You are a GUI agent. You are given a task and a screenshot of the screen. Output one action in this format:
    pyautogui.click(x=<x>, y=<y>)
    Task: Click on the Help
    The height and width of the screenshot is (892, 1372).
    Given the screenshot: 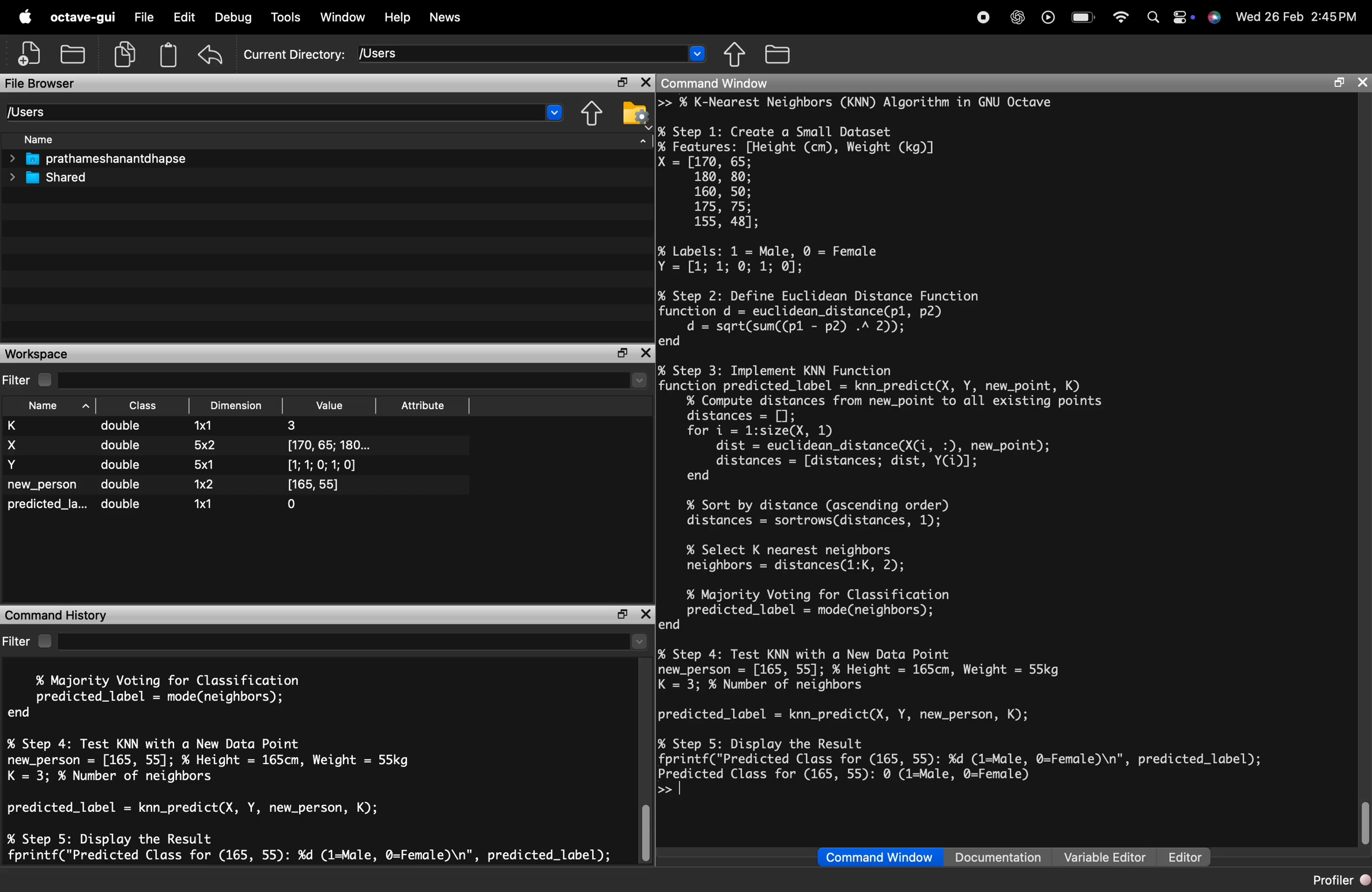 What is the action you would take?
    pyautogui.click(x=400, y=17)
    